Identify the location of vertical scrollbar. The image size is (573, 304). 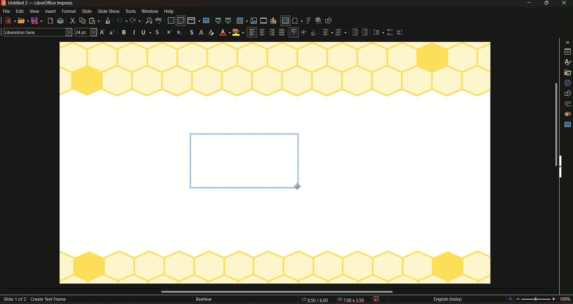
(554, 124).